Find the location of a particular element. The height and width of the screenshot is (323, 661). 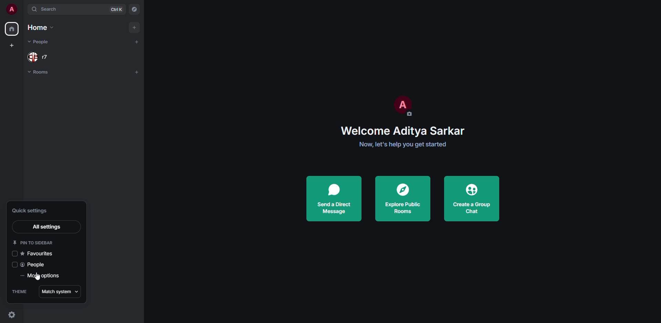

people is located at coordinates (42, 42).